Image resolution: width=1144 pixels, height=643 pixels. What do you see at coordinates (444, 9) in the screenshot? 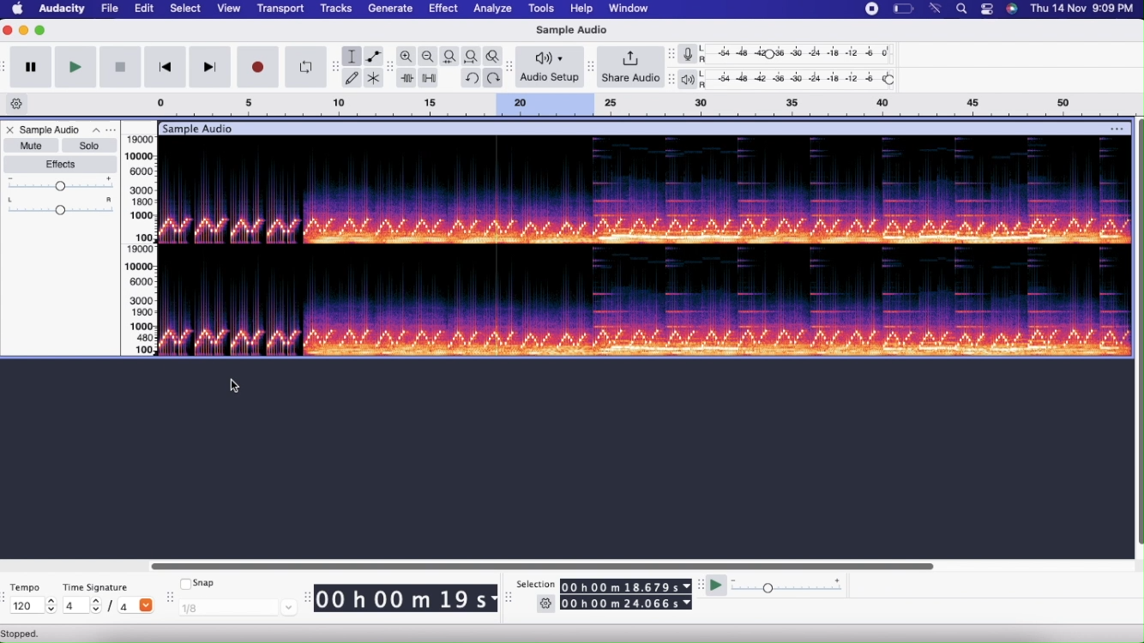
I see `Effect` at bounding box center [444, 9].